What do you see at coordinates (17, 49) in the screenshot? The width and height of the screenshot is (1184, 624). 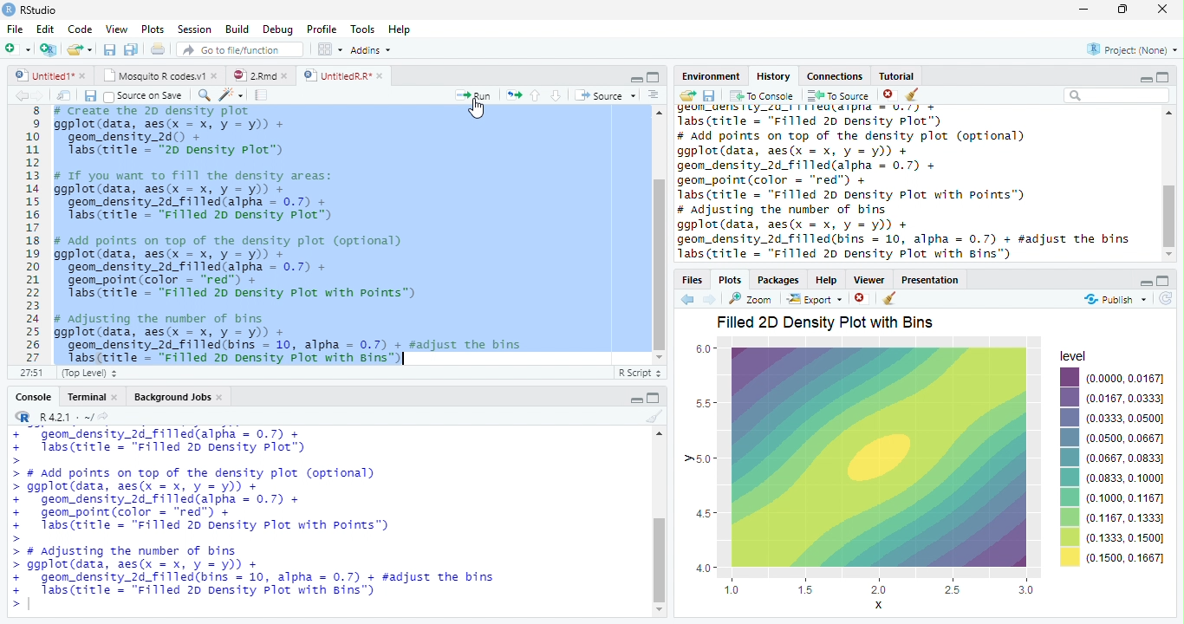 I see `New file` at bounding box center [17, 49].